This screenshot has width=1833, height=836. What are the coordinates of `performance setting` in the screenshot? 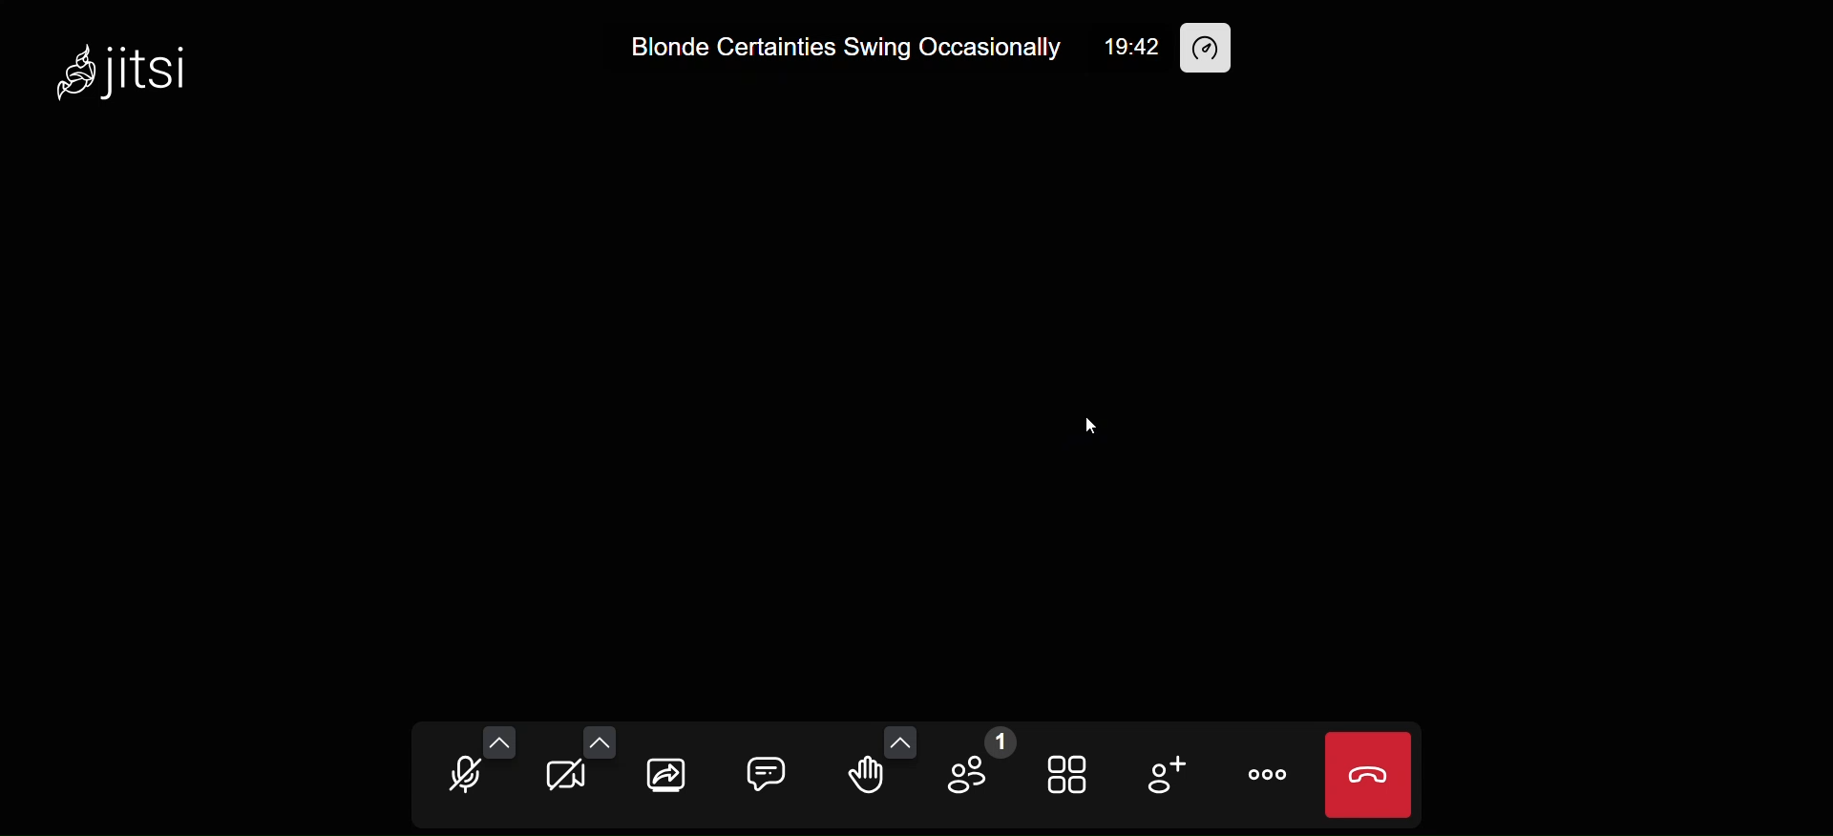 It's located at (1208, 49).